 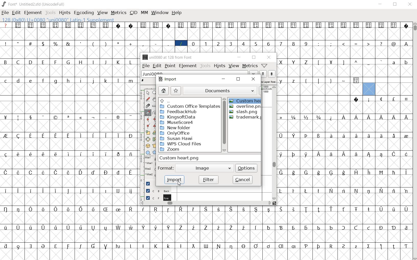 What do you see at coordinates (294, 155) in the screenshot?
I see `glyph` at bounding box center [294, 155].